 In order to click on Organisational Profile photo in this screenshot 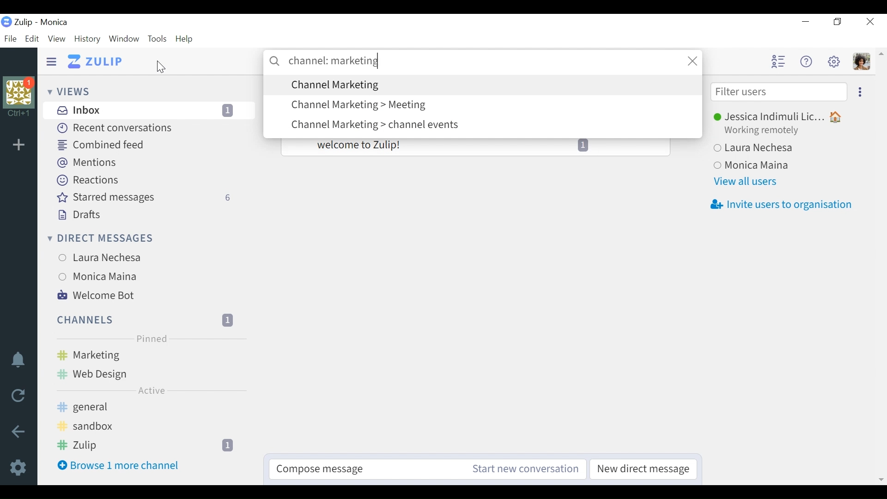, I will do `click(19, 98)`.